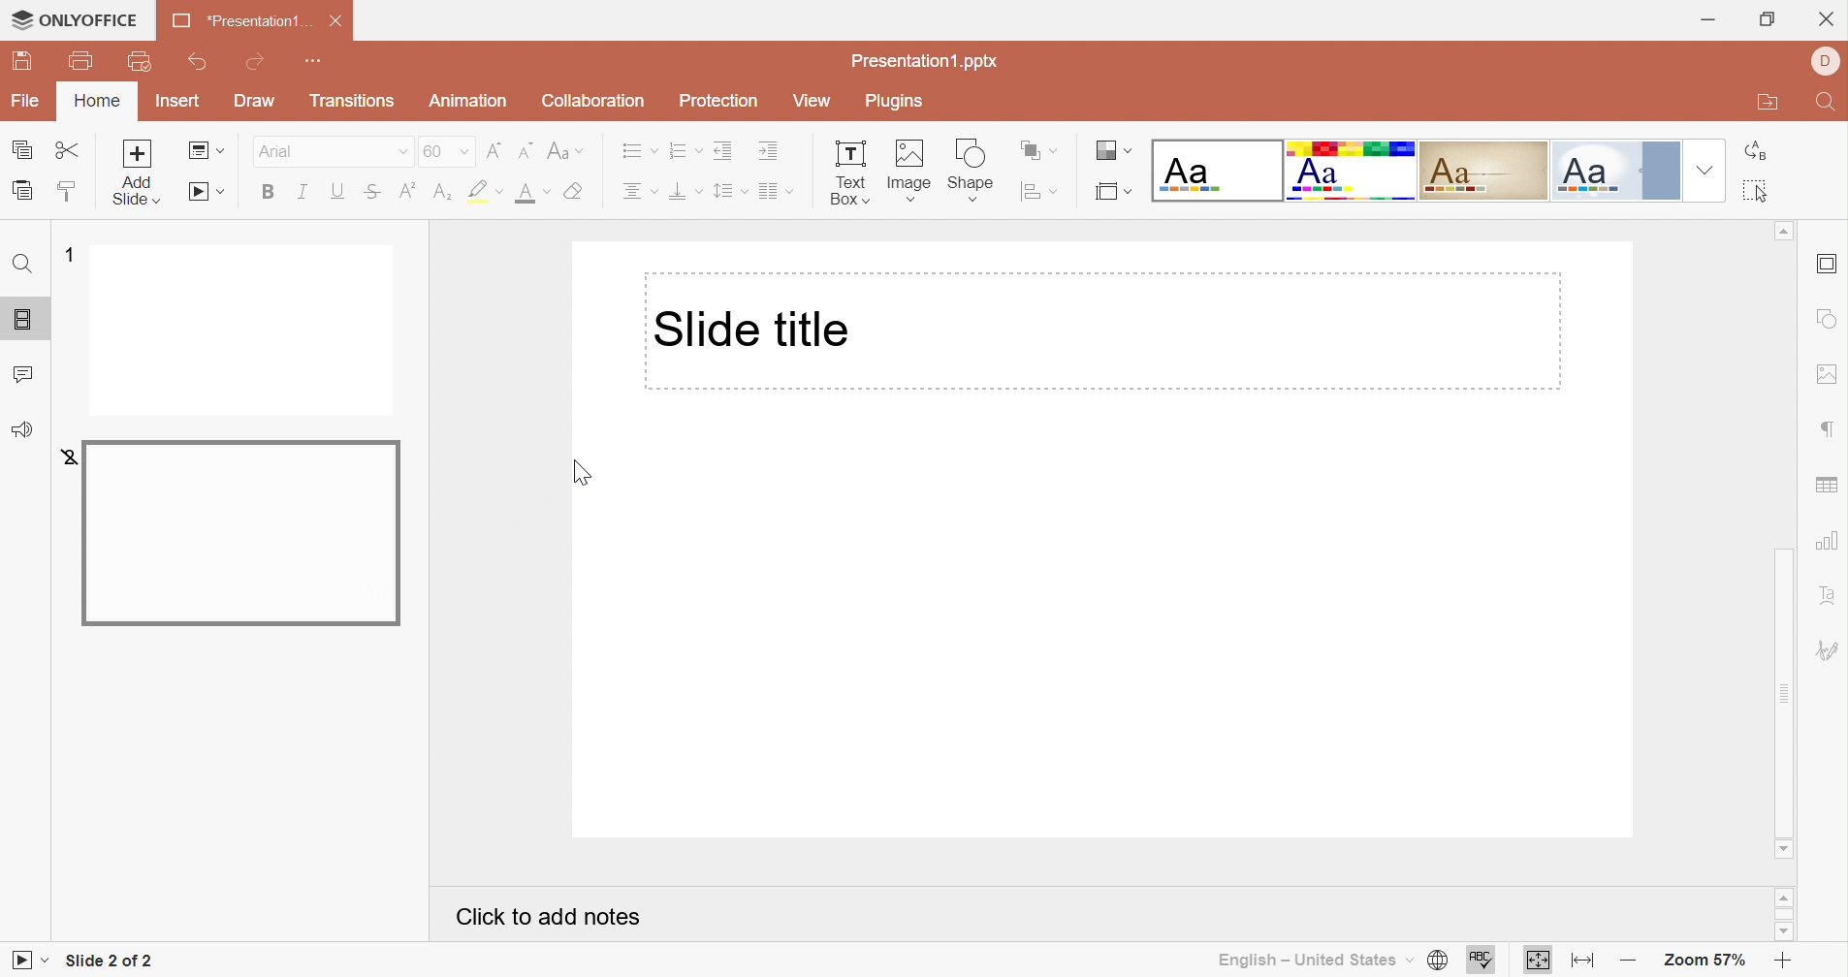 This screenshot has height=977, width=1848. I want to click on Drop Down, so click(398, 153).